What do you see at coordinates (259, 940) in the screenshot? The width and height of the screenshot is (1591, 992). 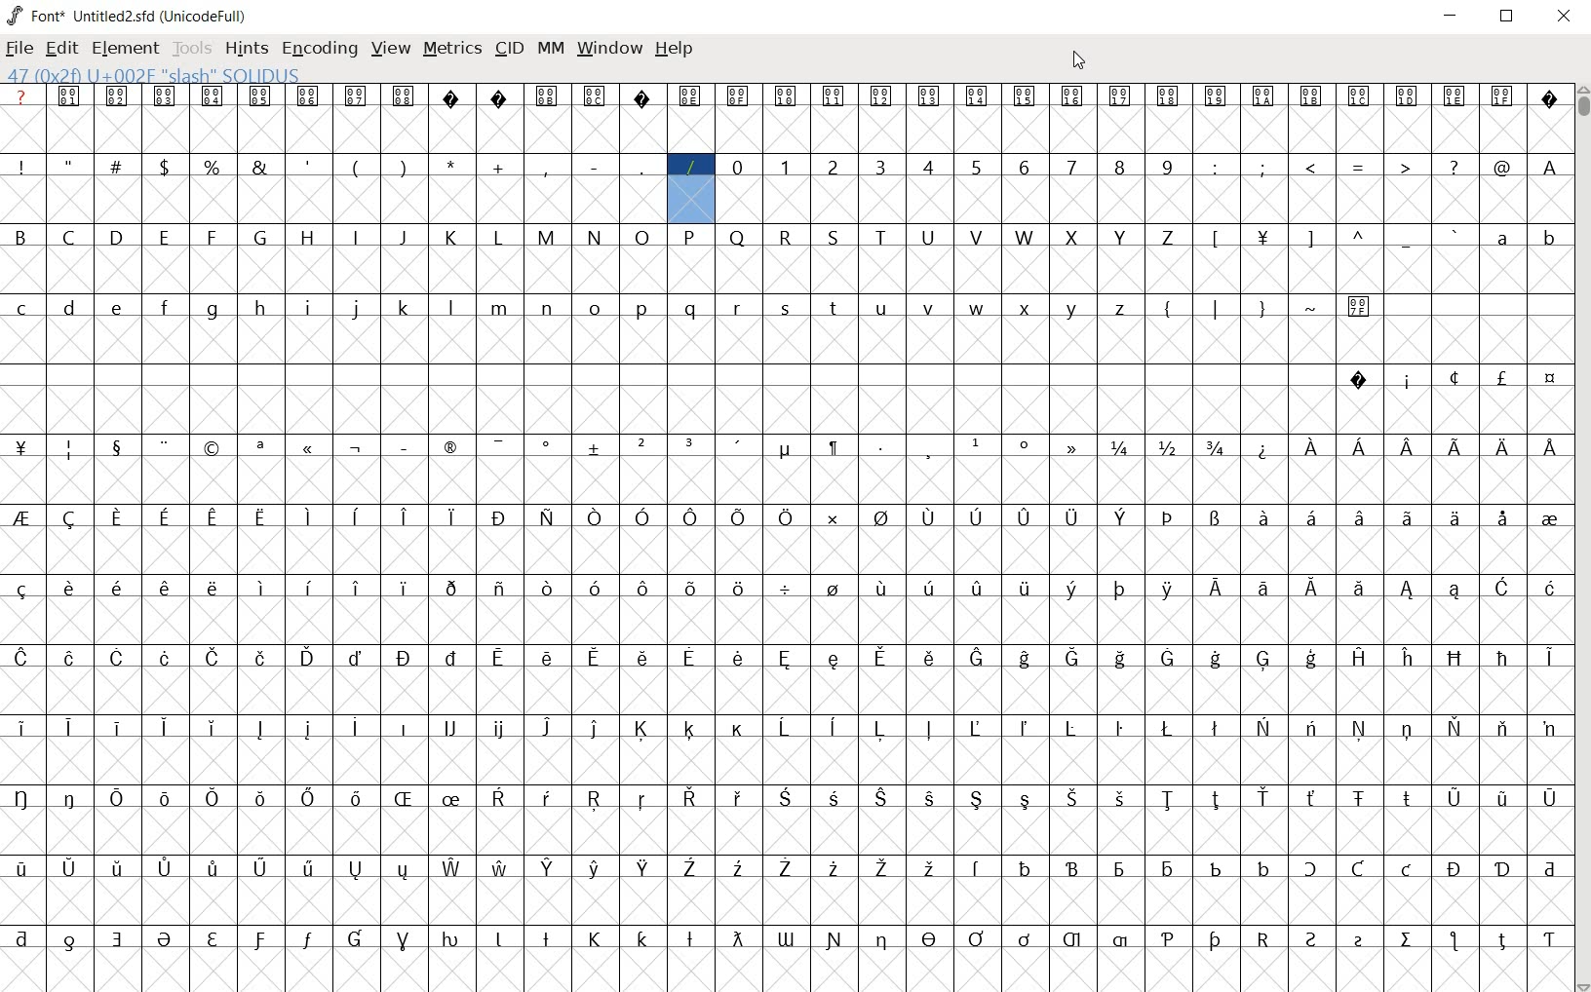 I see `glyph` at bounding box center [259, 940].